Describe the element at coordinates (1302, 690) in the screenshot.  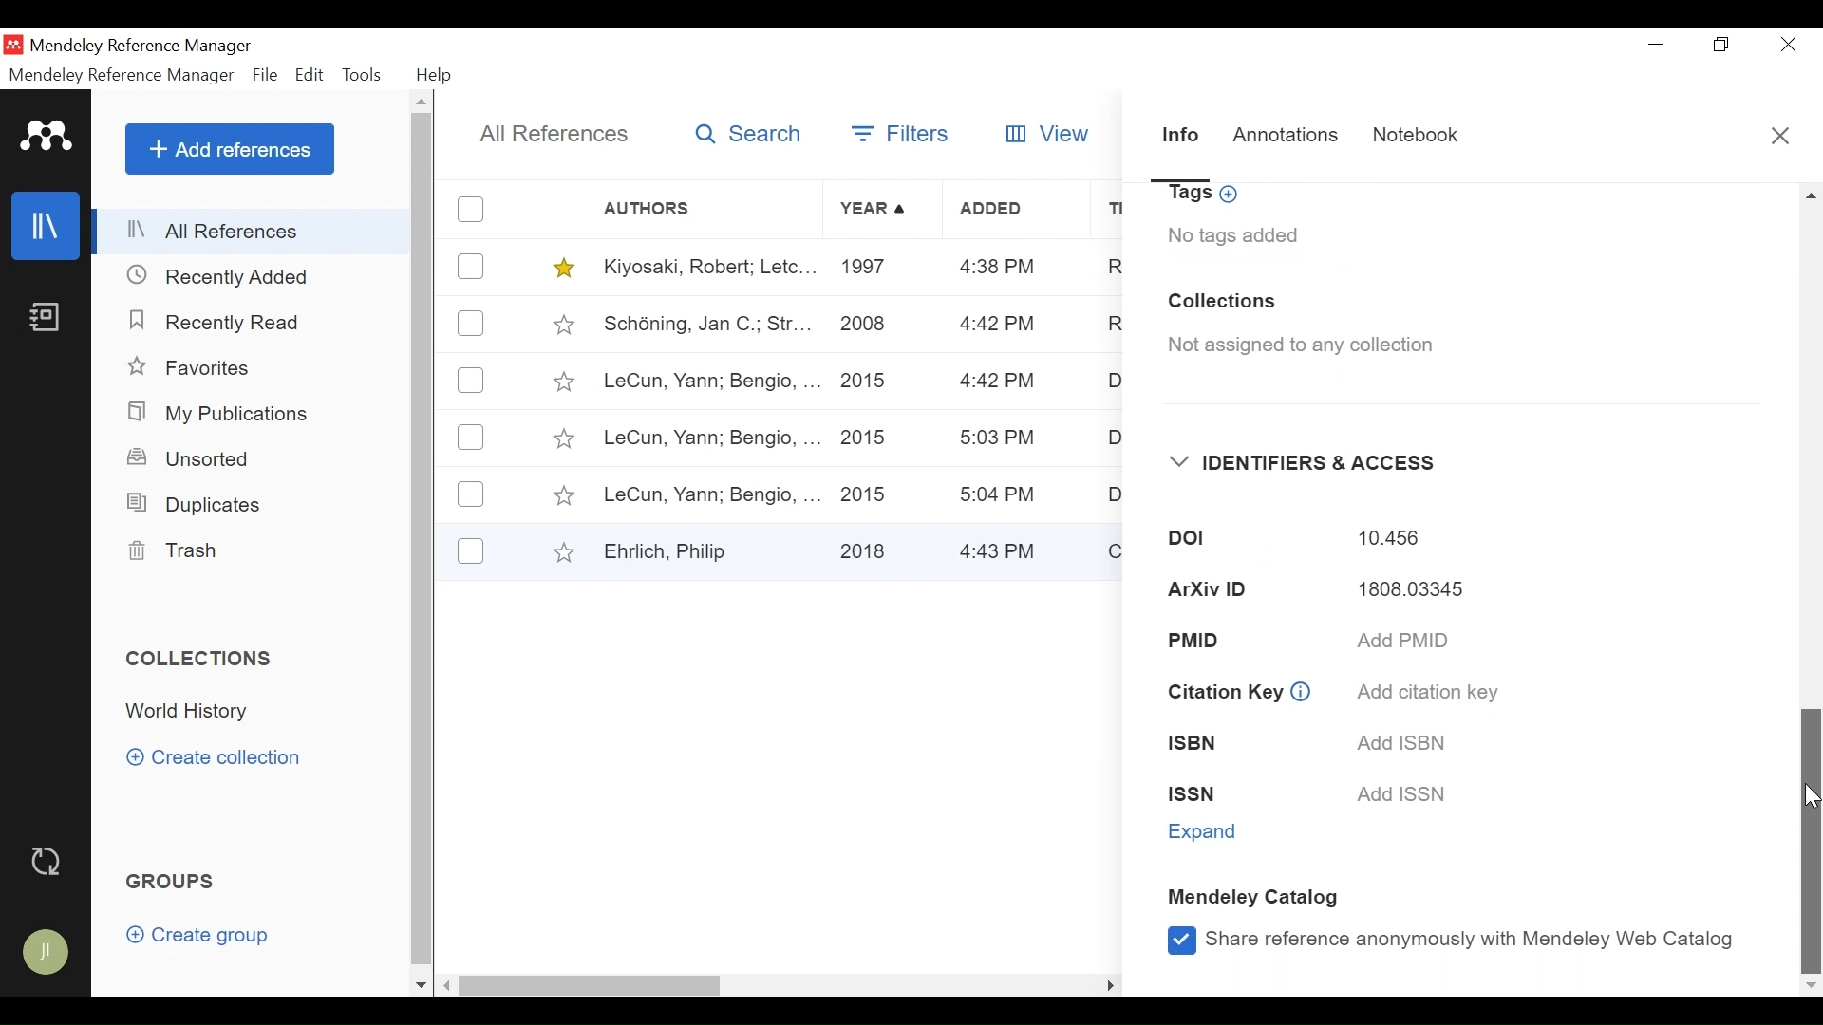
I see `Information` at that location.